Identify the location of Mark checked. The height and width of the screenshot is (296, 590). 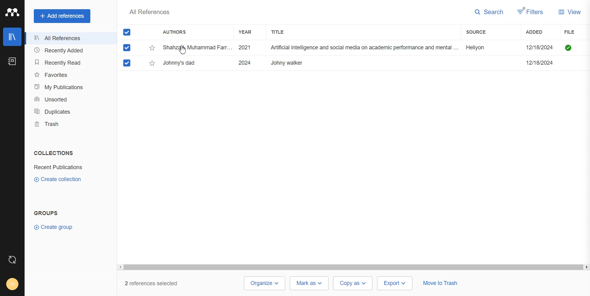
(128, 63).